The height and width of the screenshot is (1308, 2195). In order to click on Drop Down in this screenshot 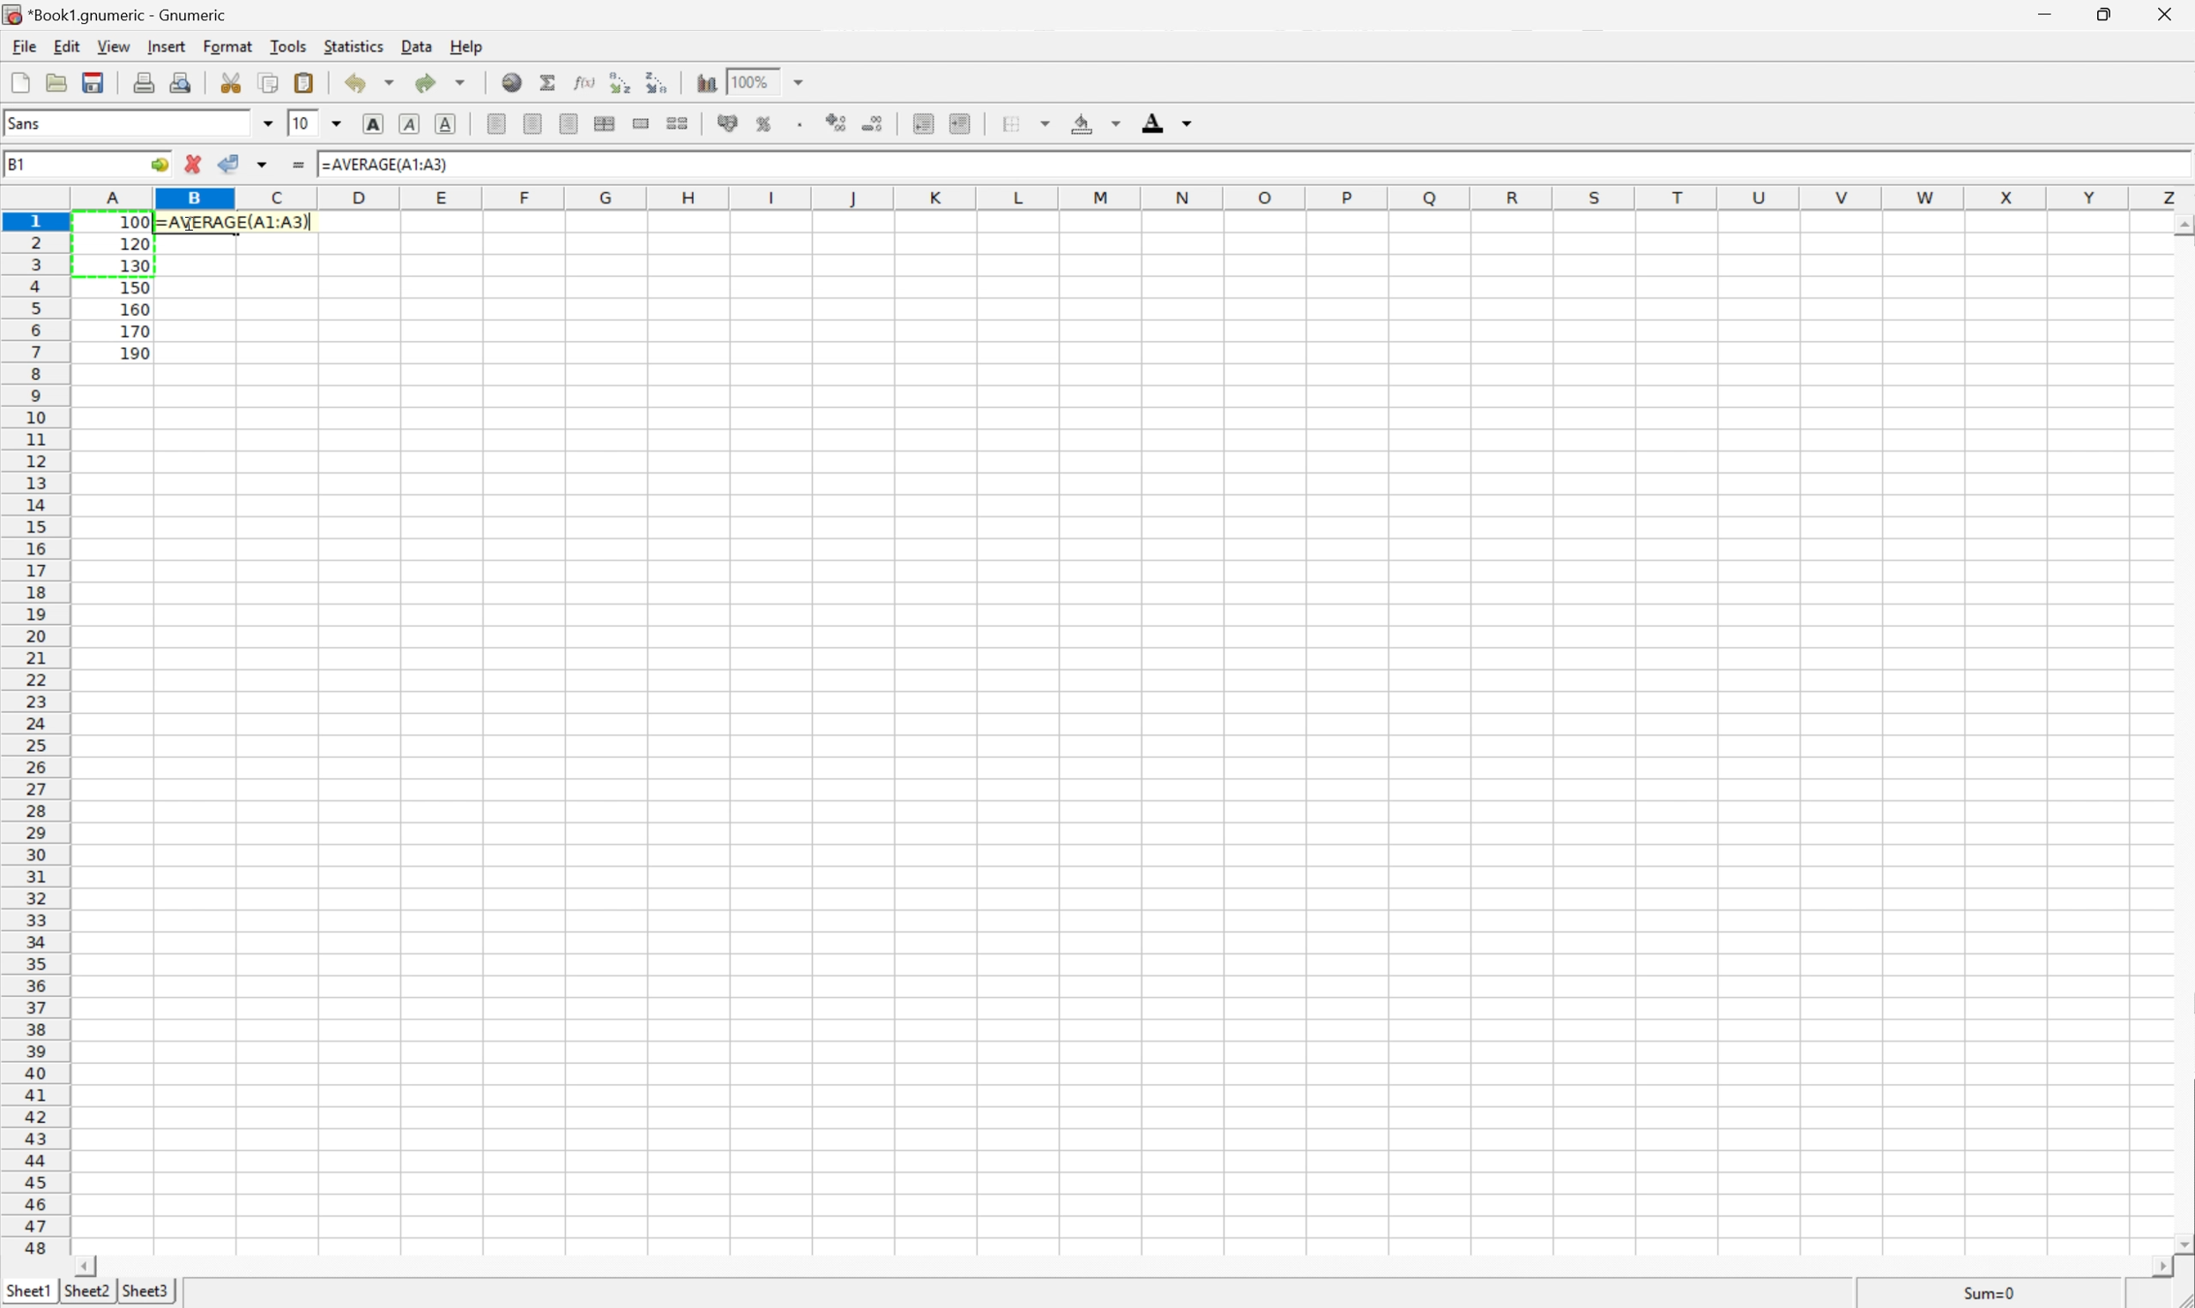, I will do `click(339, 123)`.